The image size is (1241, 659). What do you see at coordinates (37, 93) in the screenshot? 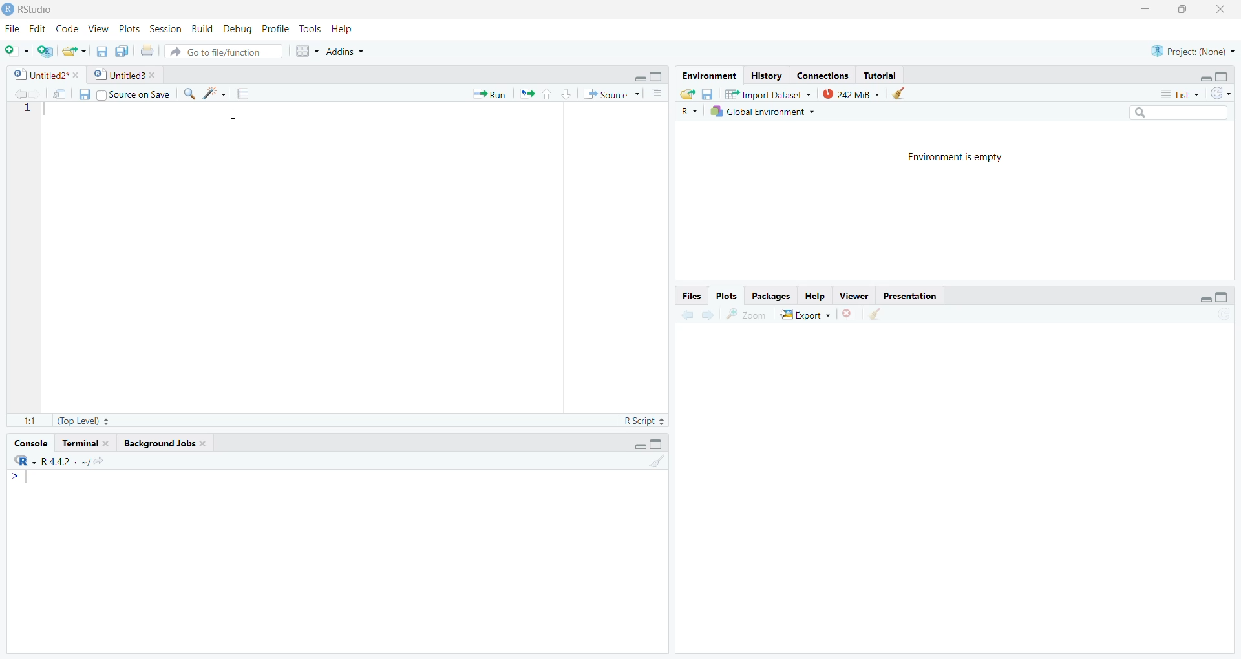
I see `move forward` at bounding box center [37, 93].